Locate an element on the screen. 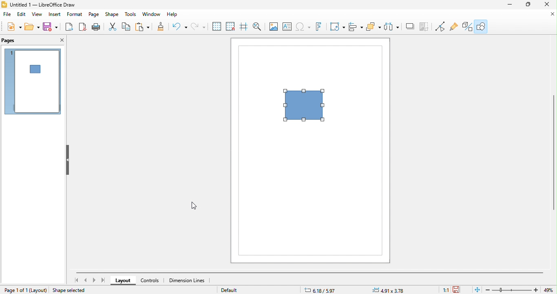 This screenshot has height=294, width=557. export is located at coordinates (68, 27).